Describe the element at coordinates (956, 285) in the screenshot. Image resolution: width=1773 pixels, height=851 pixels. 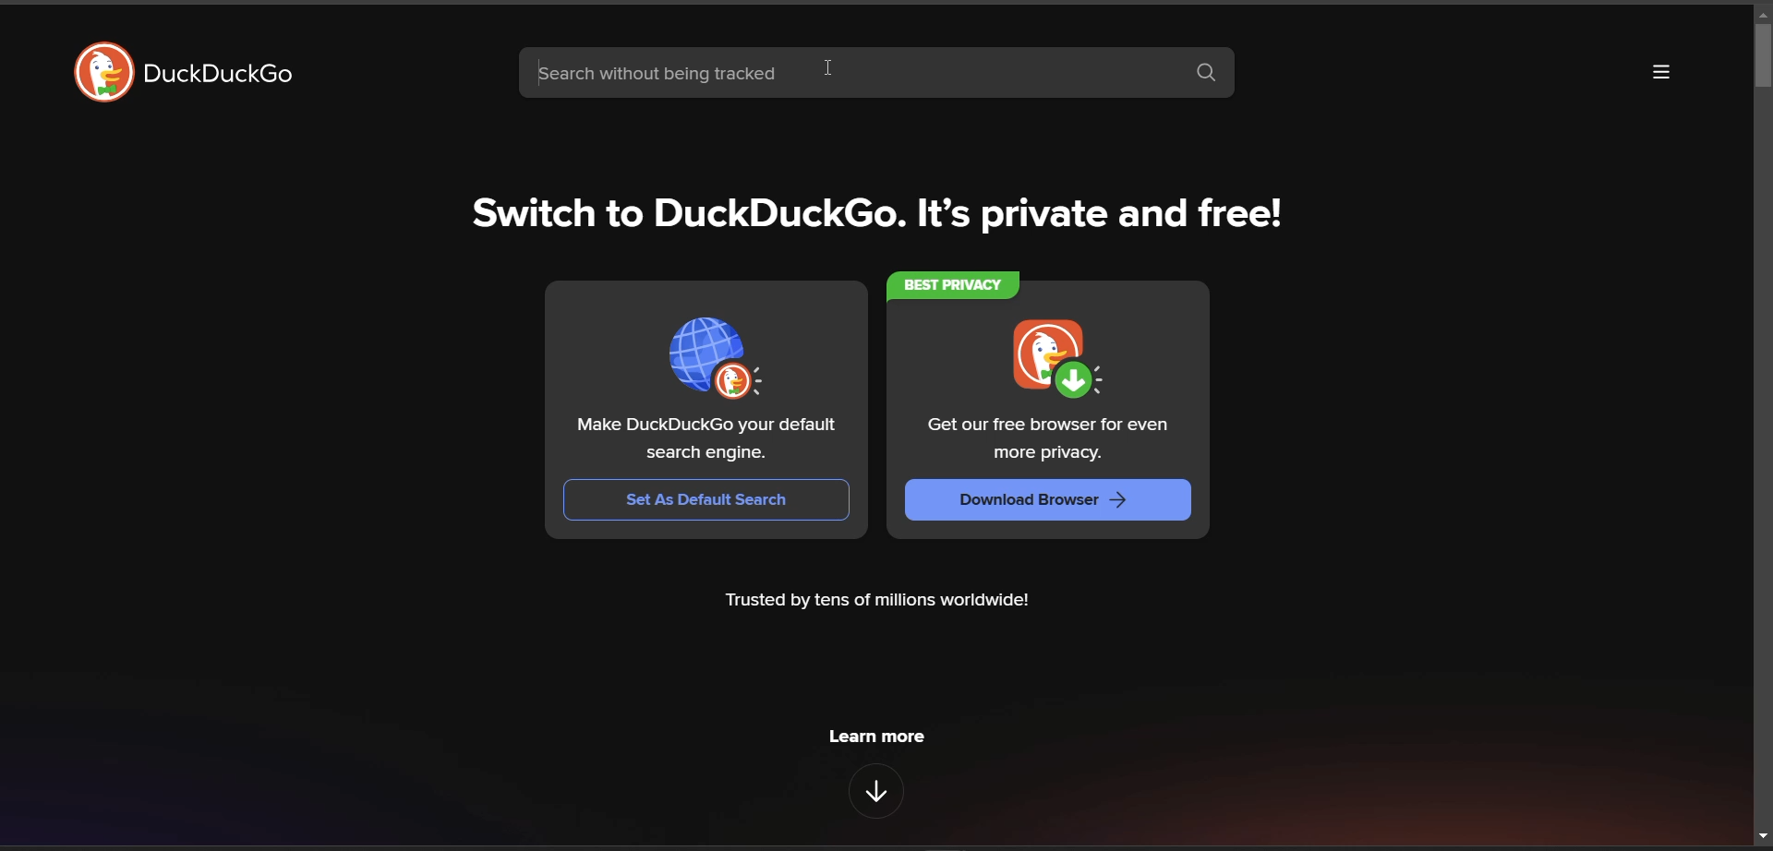
I see `BEST PRIVACY` at that location.